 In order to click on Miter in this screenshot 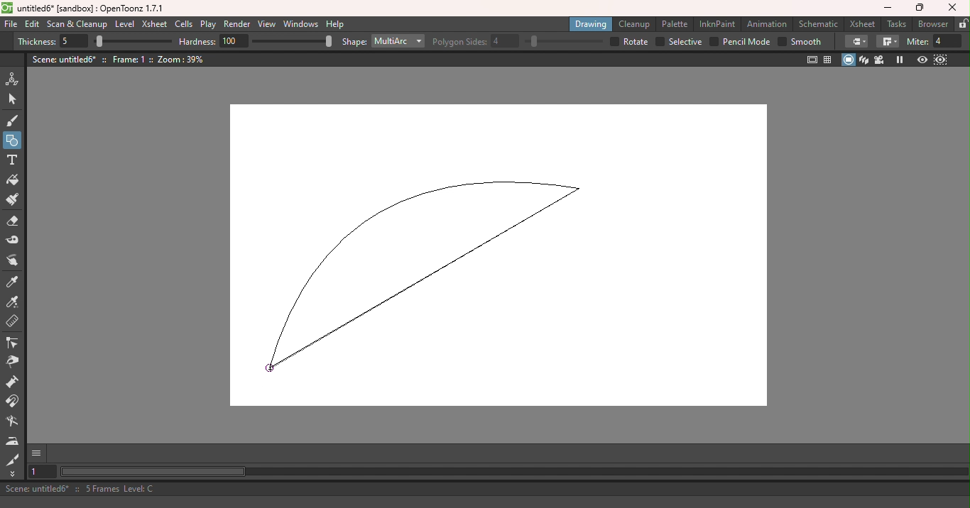, I will do `click(934, 42)`.